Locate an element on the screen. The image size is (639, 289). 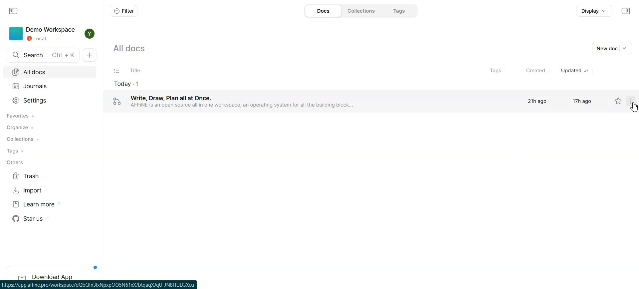
Filter is located at coordinates (124, 11).